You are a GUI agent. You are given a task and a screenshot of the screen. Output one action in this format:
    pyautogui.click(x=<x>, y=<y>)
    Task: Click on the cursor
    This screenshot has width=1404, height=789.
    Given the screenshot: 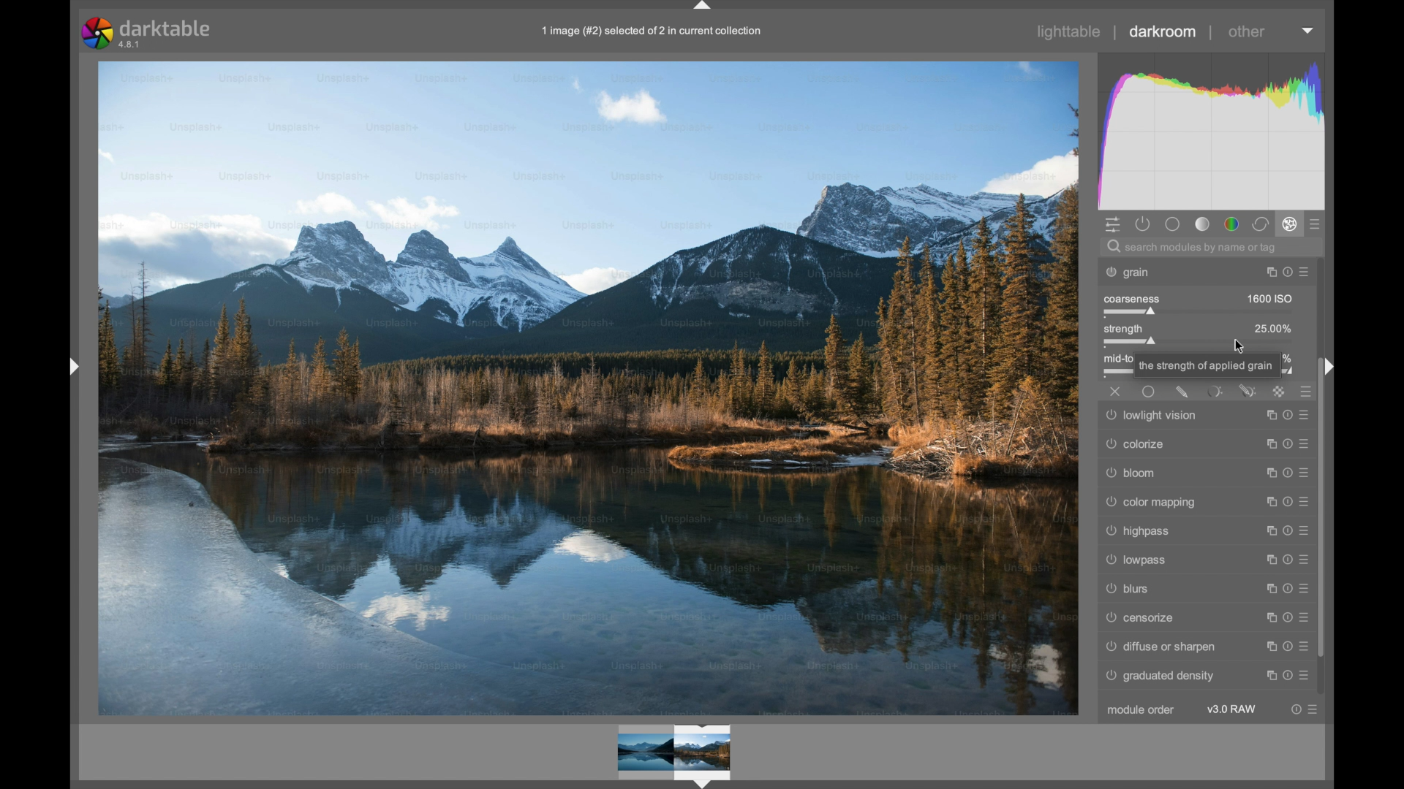 What is the action you would take?
    pyautogui.click(x=1241, y=345)
    